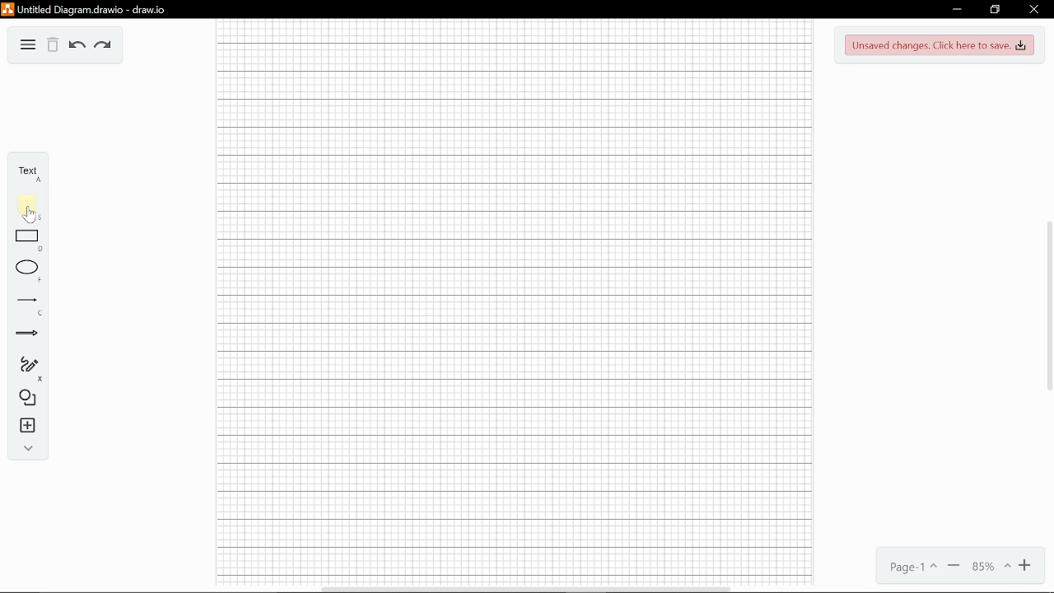  I want to click on Undo, so click(77, 46).